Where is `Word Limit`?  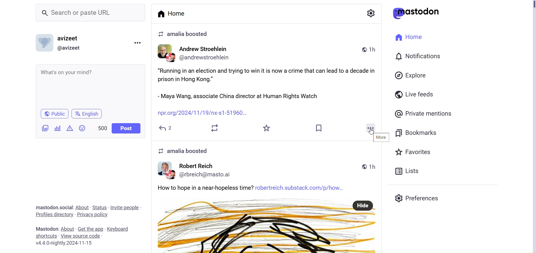 Word Limit is located at coordinates (103, 127).